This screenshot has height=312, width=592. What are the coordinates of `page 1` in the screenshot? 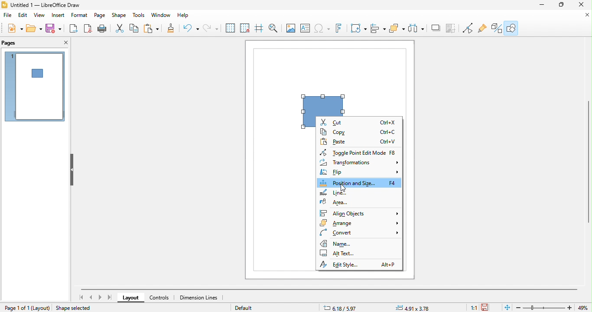 It's located at (35, 86).